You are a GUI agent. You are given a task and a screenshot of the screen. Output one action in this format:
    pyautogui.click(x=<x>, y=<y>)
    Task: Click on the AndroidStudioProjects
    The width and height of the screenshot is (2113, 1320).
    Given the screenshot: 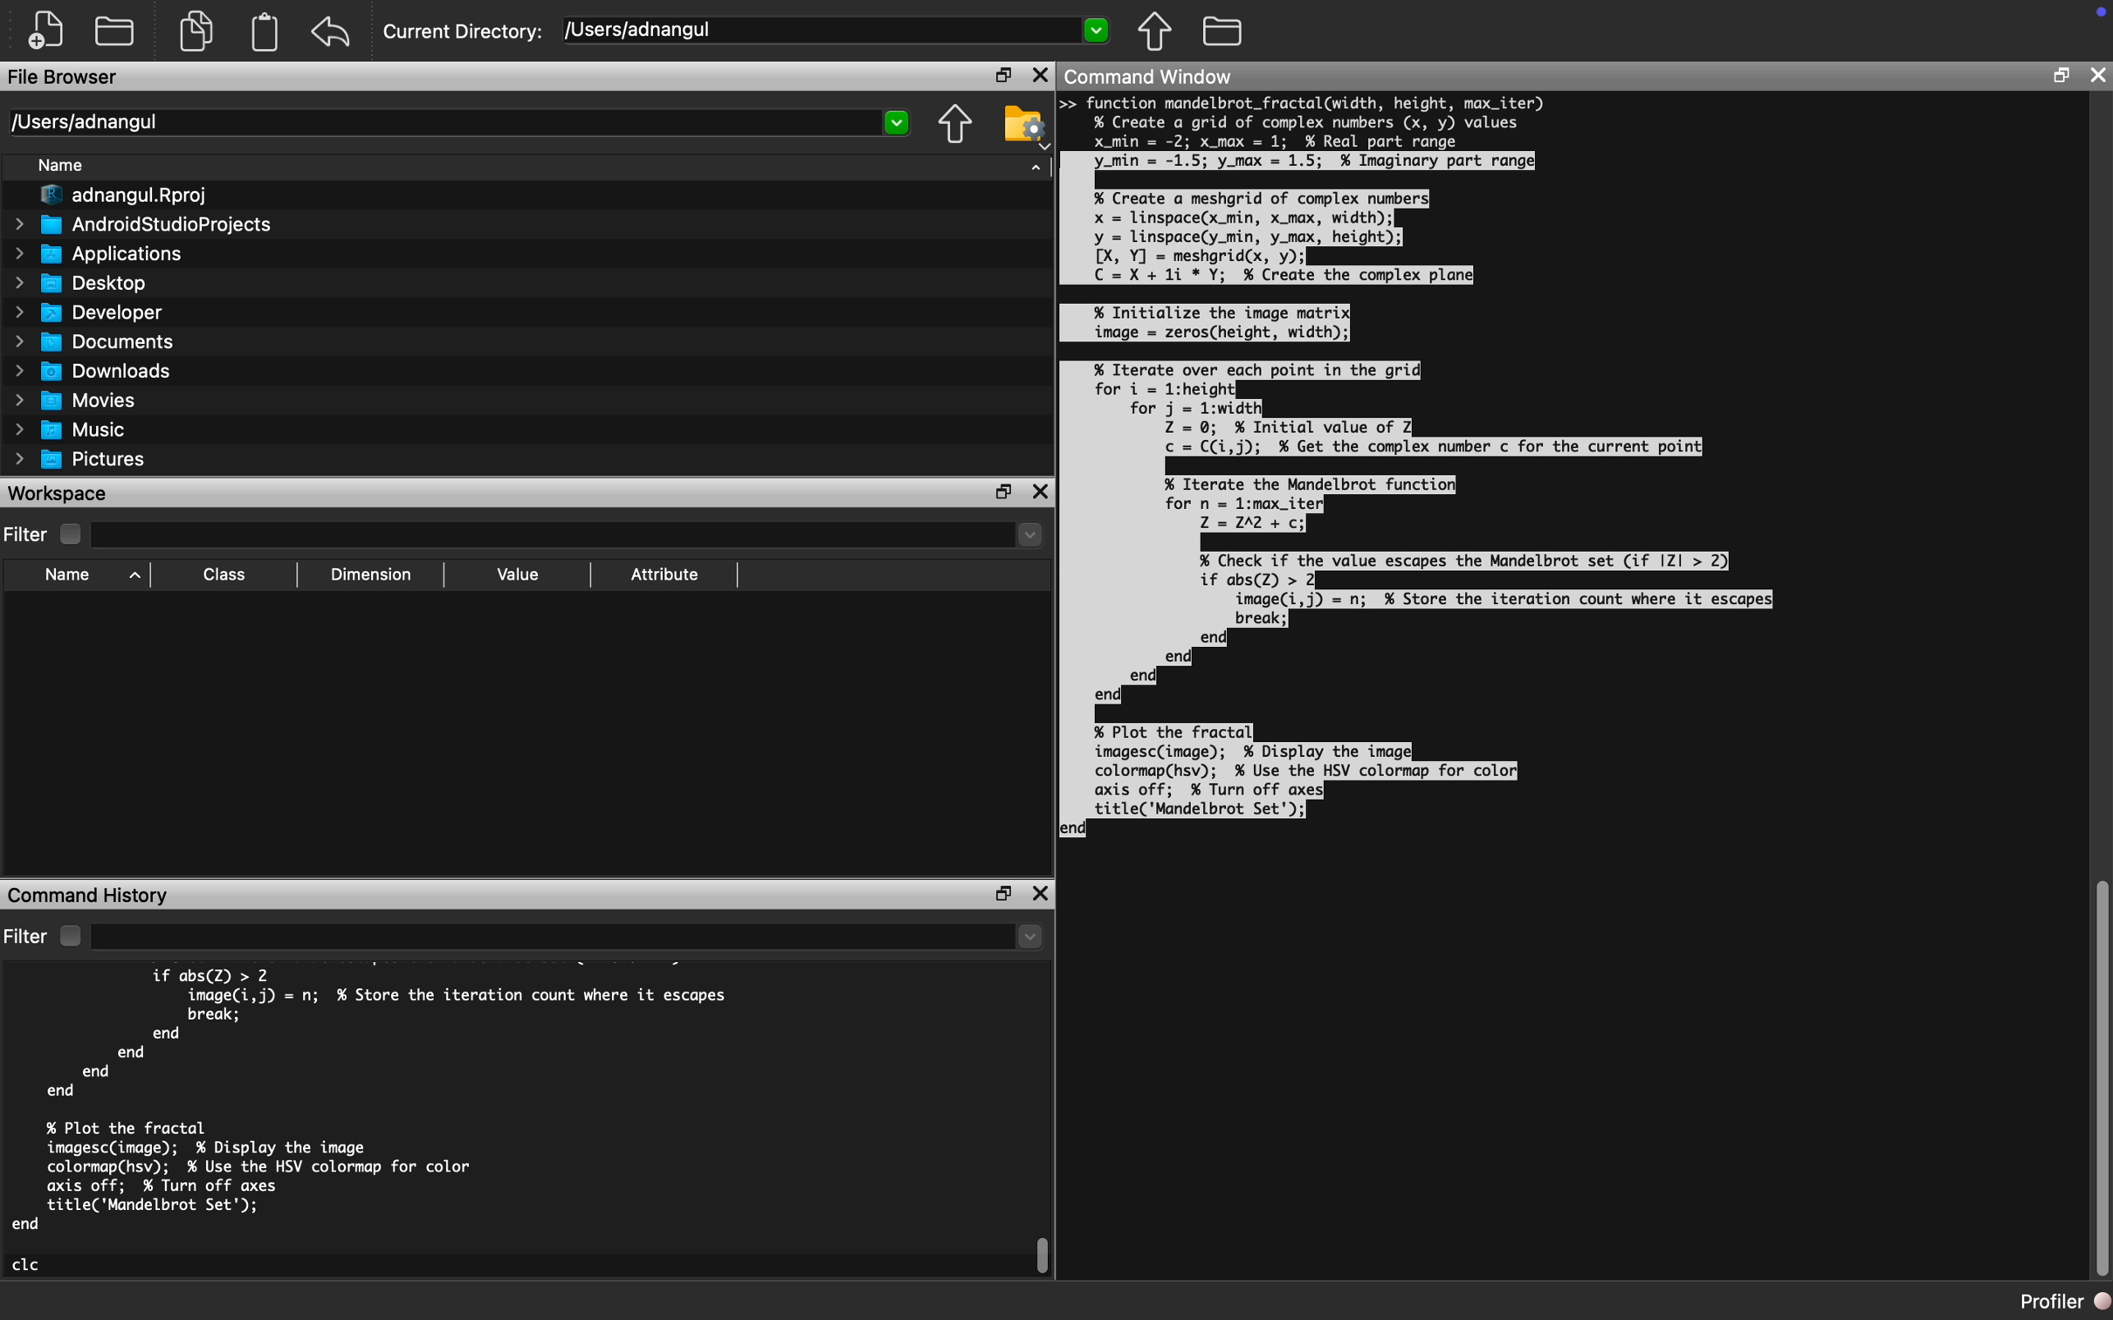 What is the action you would take?
    pyautogui.click(x=142, y=224)
    